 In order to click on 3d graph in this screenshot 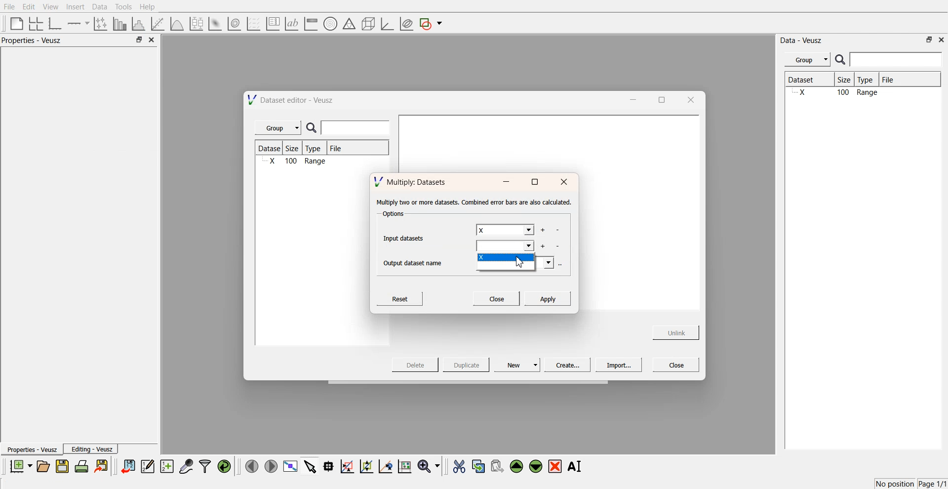, I will do `click(387, 24)`.